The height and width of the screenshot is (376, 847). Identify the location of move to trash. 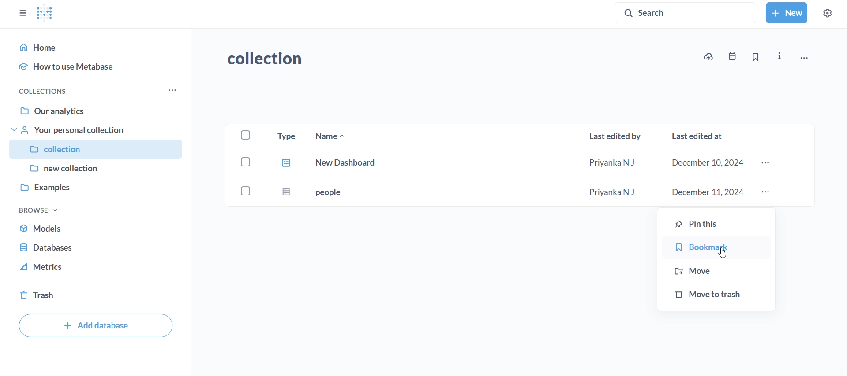
(716, 297).